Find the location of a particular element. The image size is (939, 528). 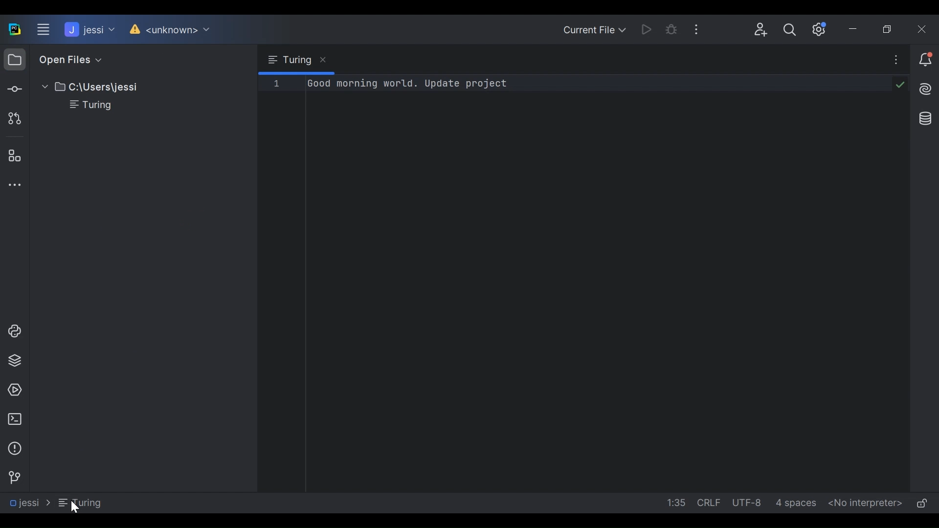

Pull request is located at coordinates (13, 118).